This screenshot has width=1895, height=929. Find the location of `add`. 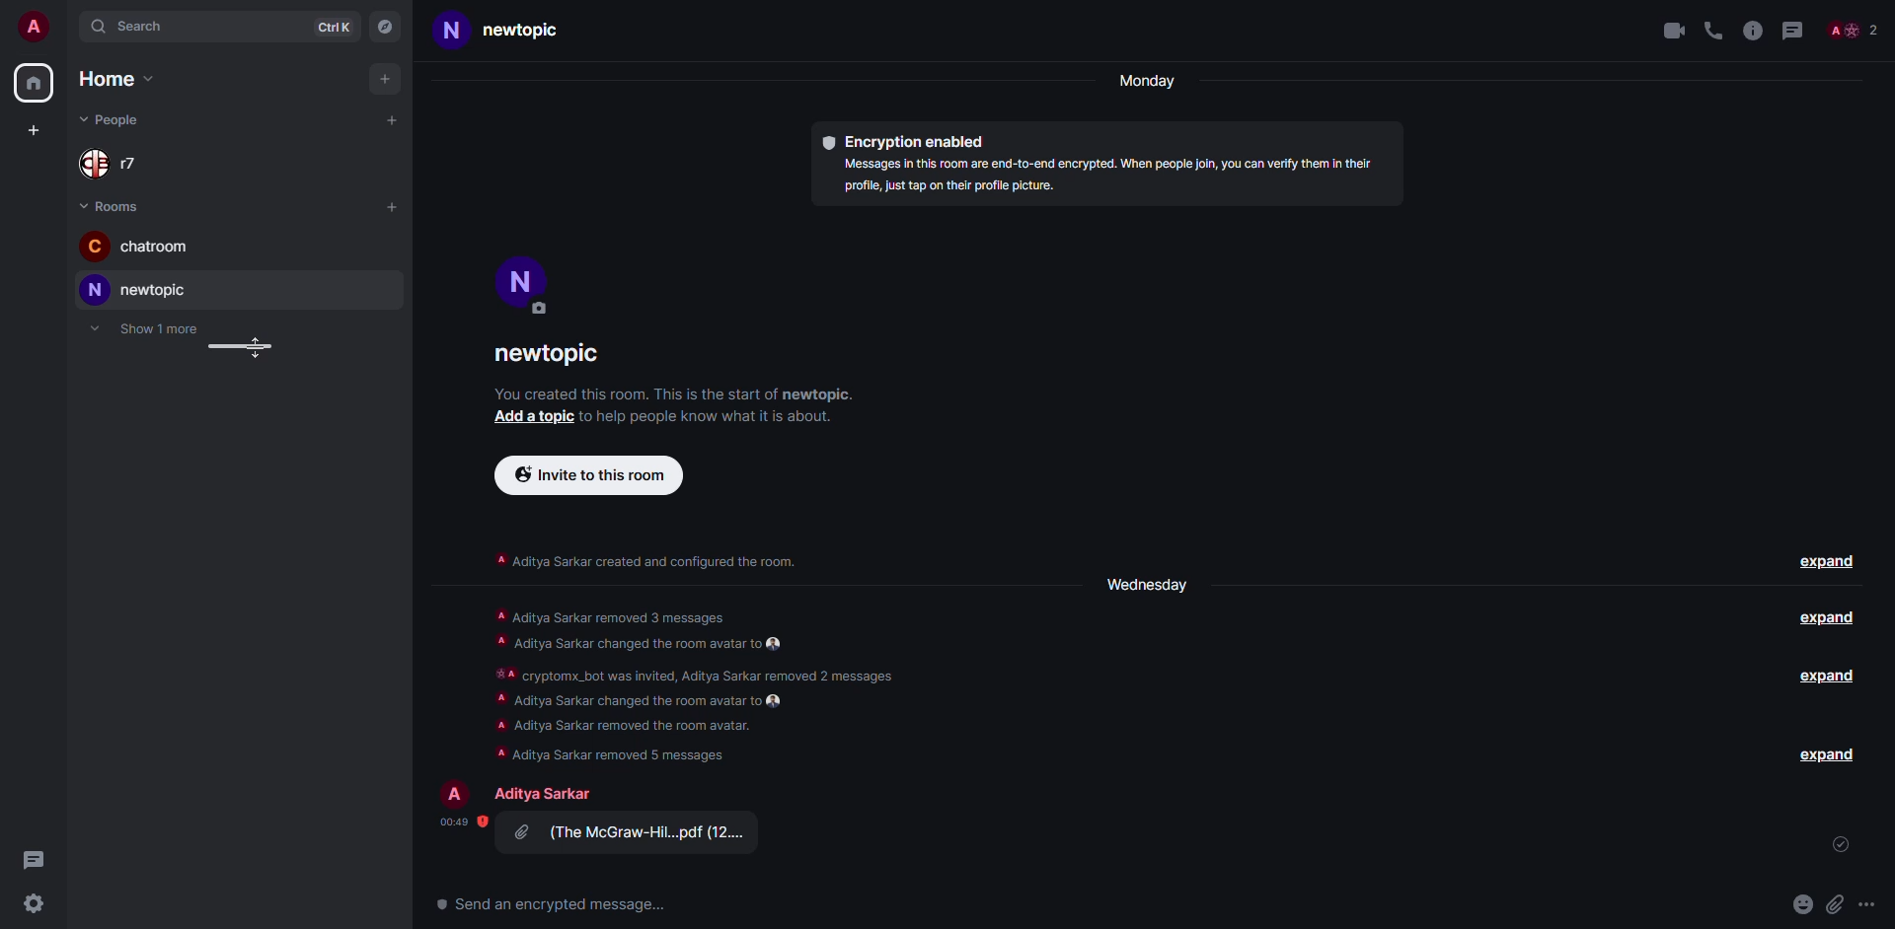

add is located at coordinates (34, 129).